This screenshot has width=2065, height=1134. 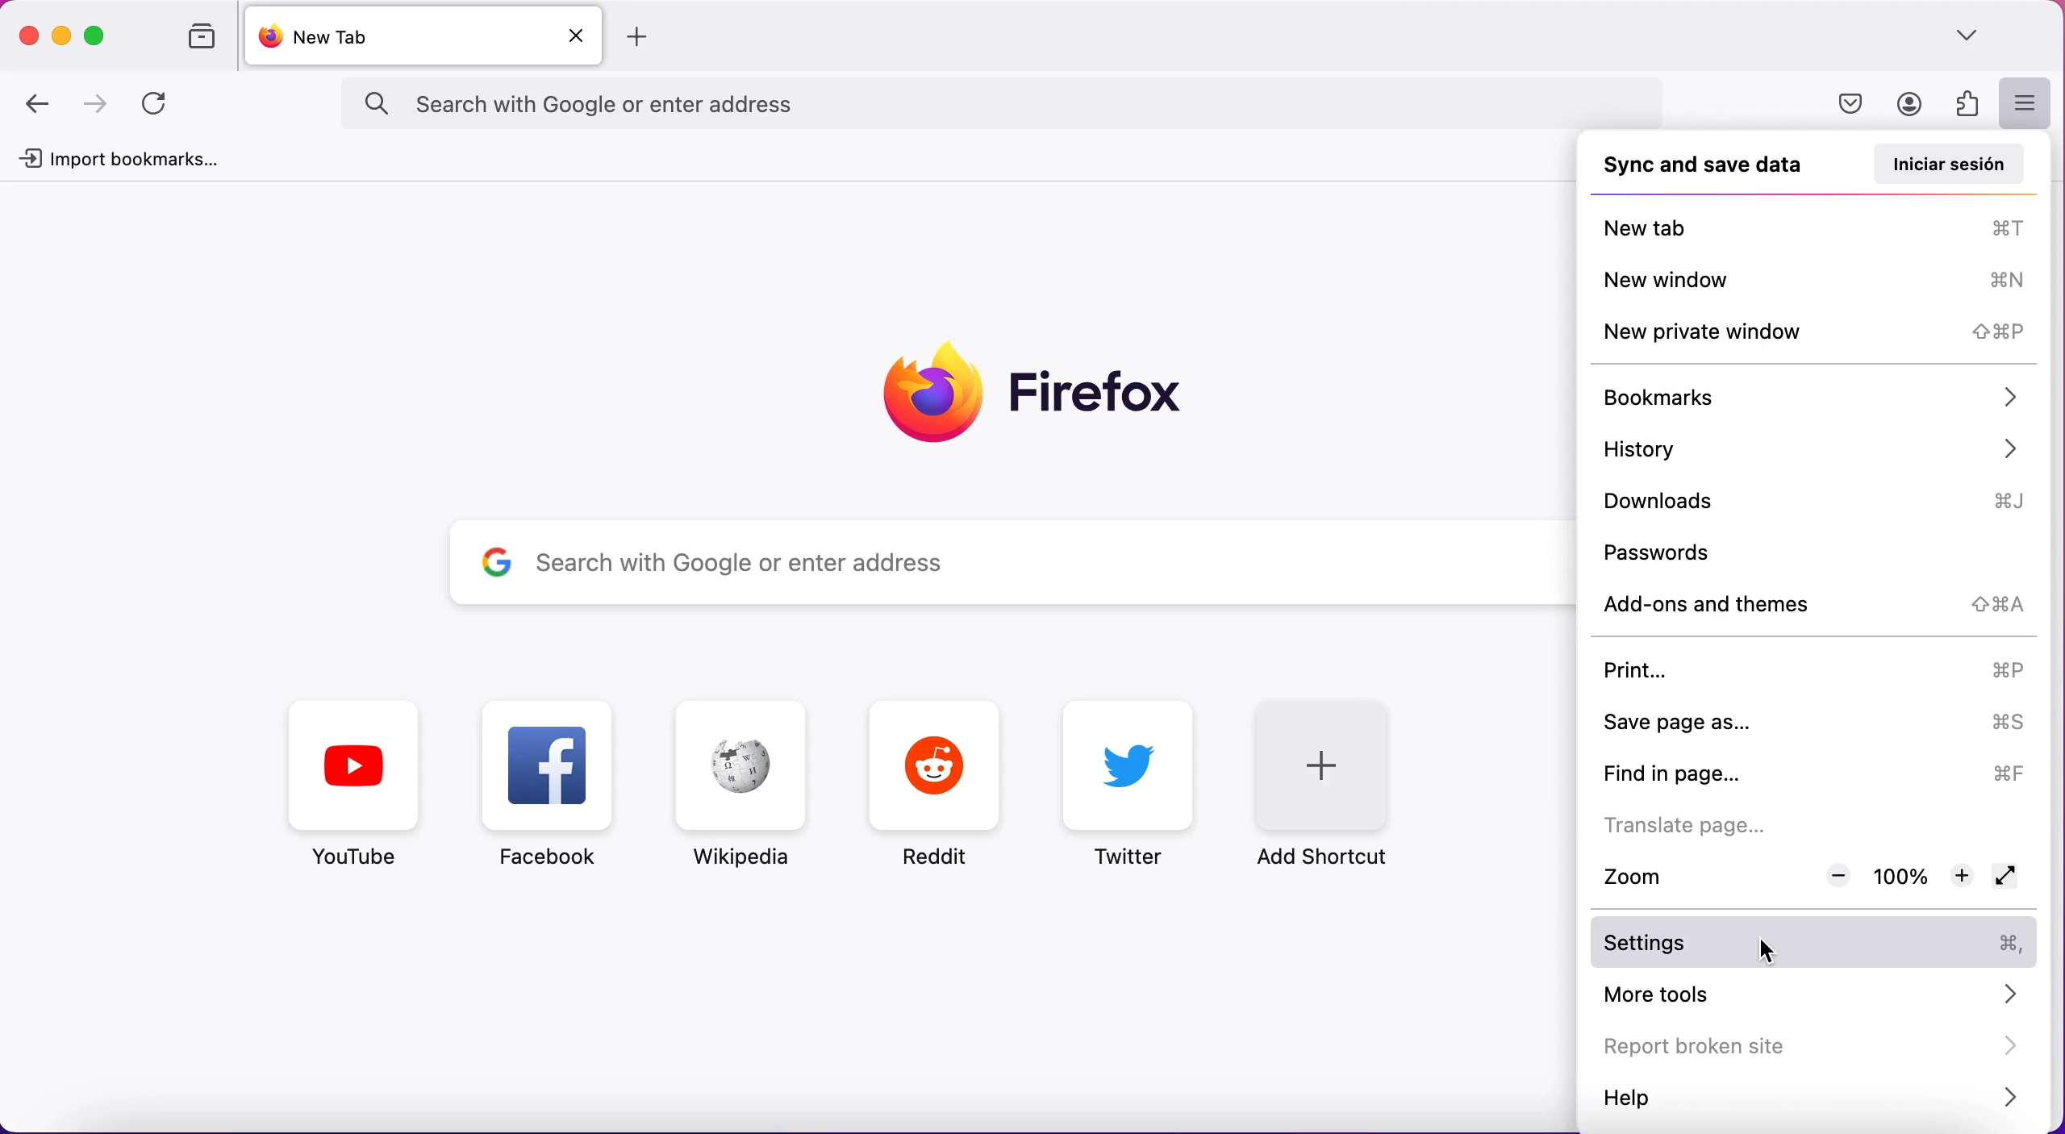 What do you see at coordinates (1037, 390) in the screenshot?
I see `firefox logo` at bounding box center [1037, 390].